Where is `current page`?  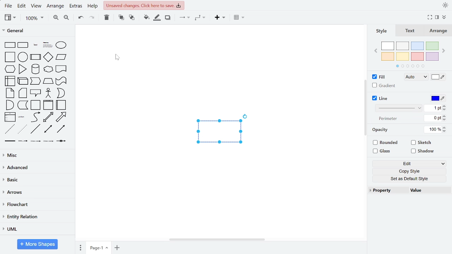 current page is located at coordinates (99, 248).